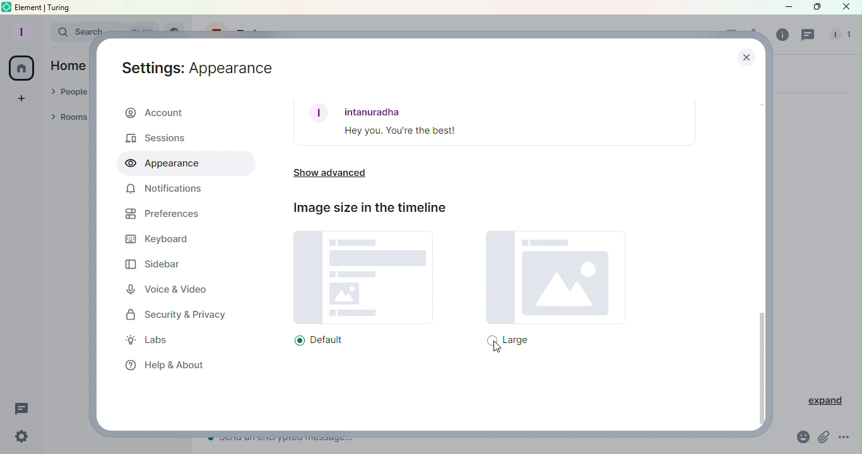 This screenshot has width=862, height=454. Describe the element at coordinates (22, 69) in the screenshot. I see `Home` at that location.